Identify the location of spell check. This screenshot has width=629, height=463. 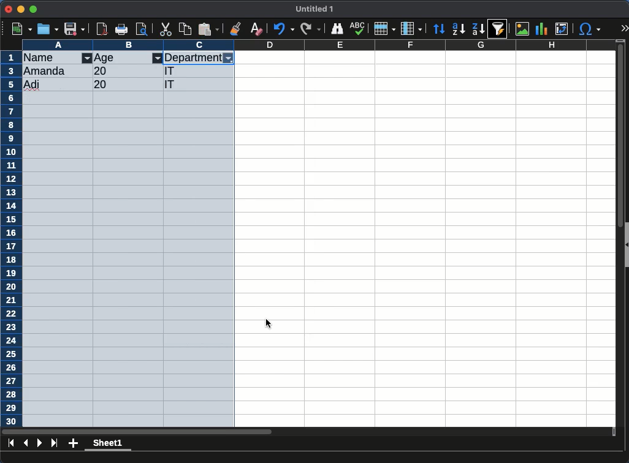
(358, 27).